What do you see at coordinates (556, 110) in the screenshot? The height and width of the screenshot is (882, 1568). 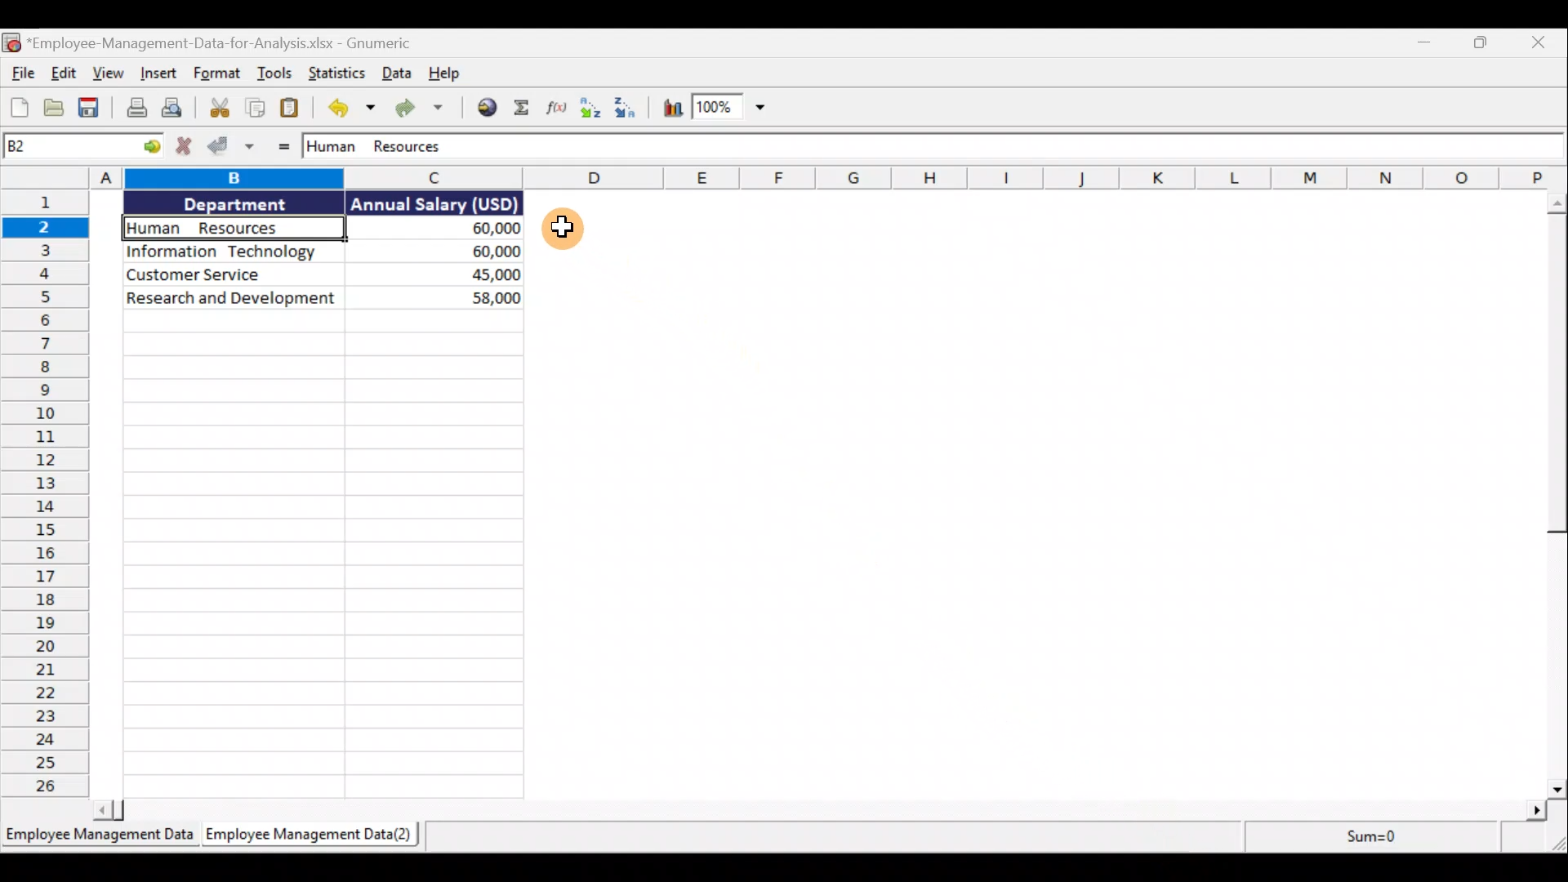 I see `Edit a function in the current cell` at bounding box center [556, 110].